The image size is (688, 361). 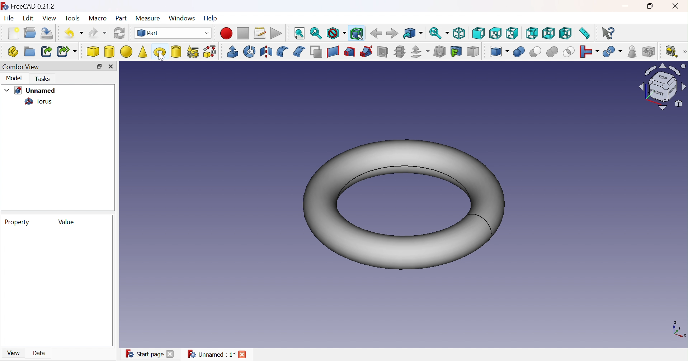 What do you see at coordinates (499, 52) in the screenshot?
I see `Compound tools` at bounding box center [499, 52].